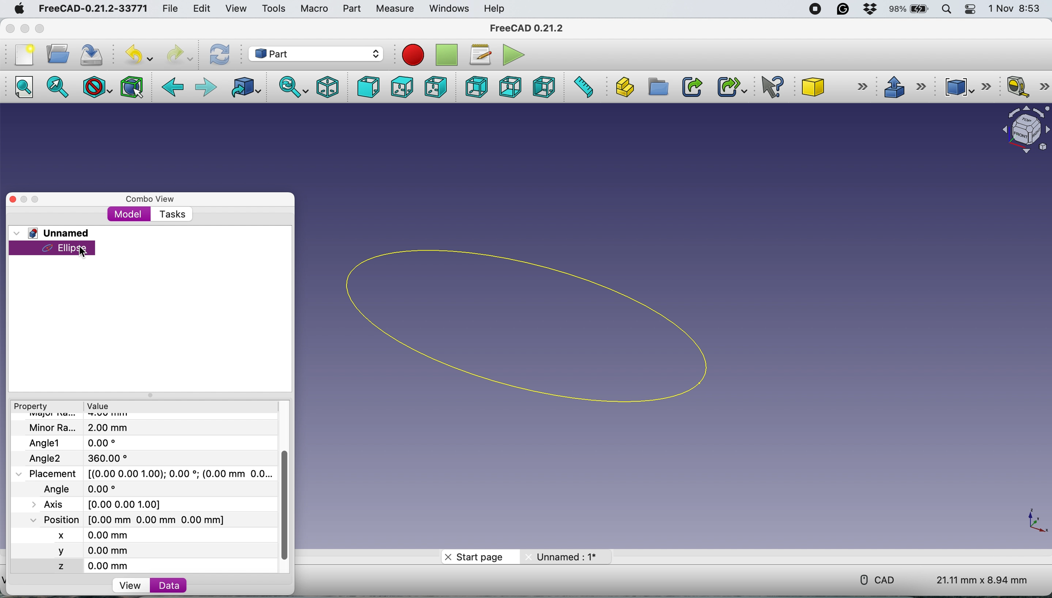  I want to click on cube, so click(836, 85).